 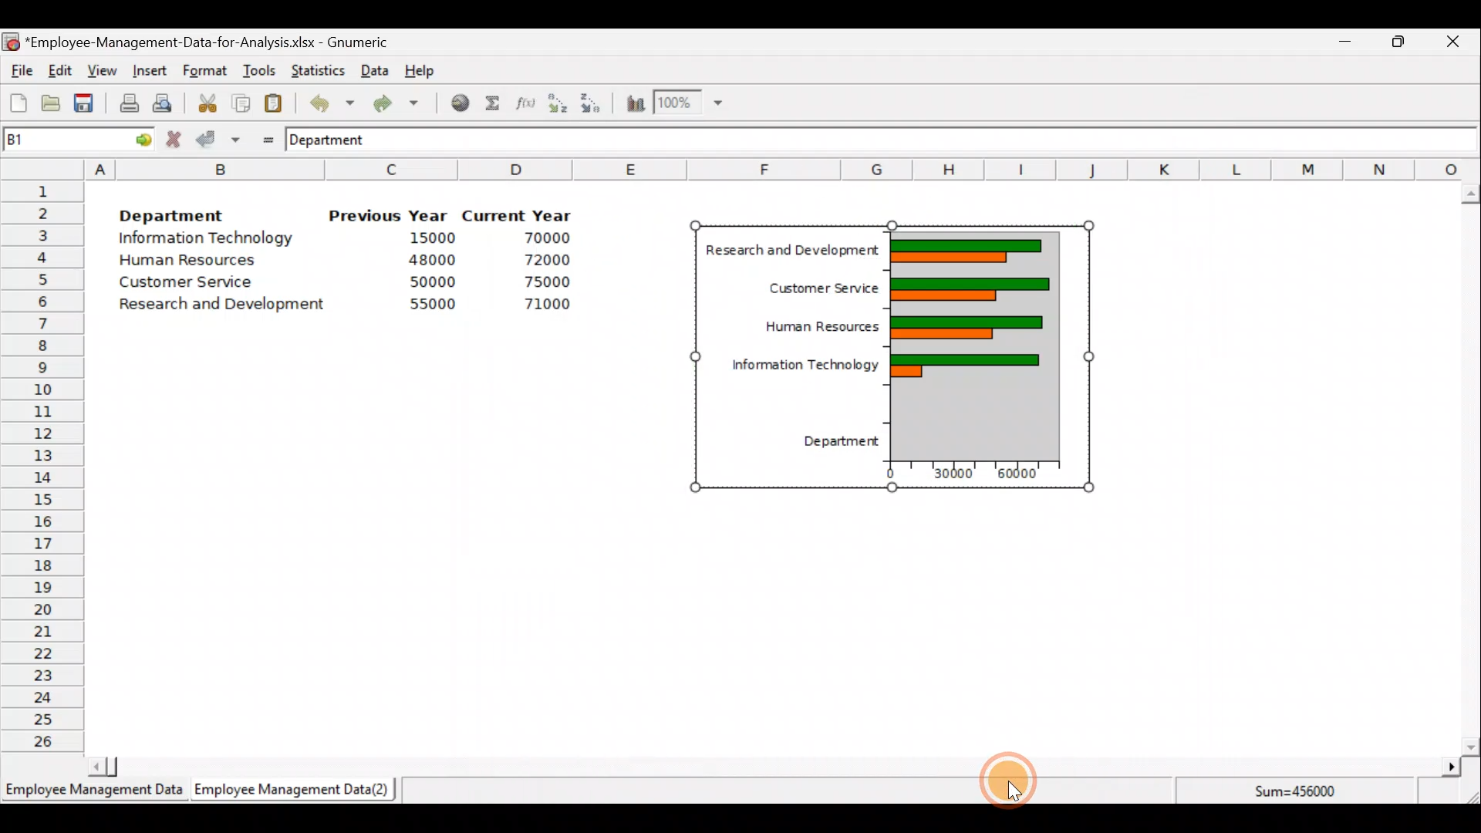 I want to click on Sort in descending order, so click(x=592, y=102).